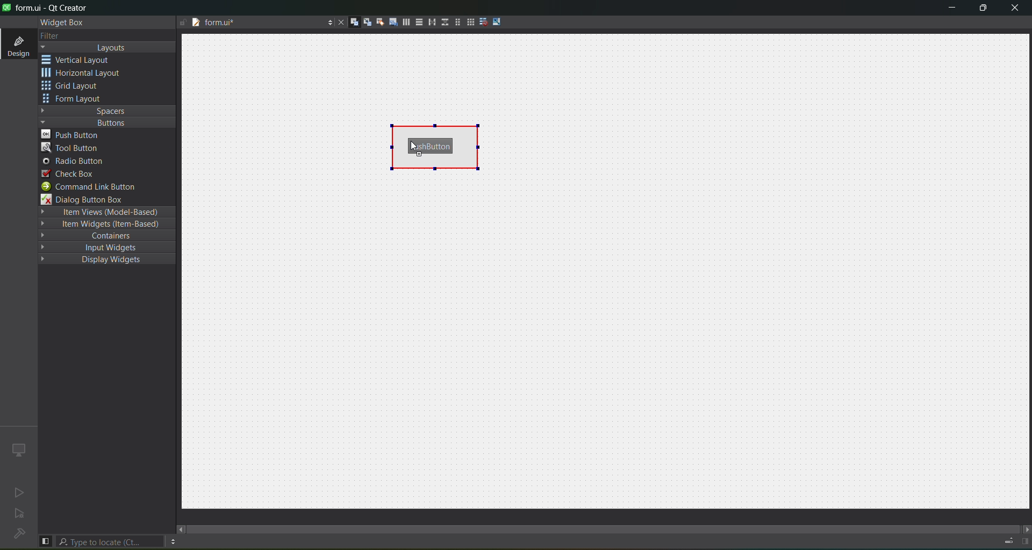 The width and height of the screenshot is (1032, 550). Describe the element at coordinates (69, 173) in the screenshot. I see `check box` at that location.